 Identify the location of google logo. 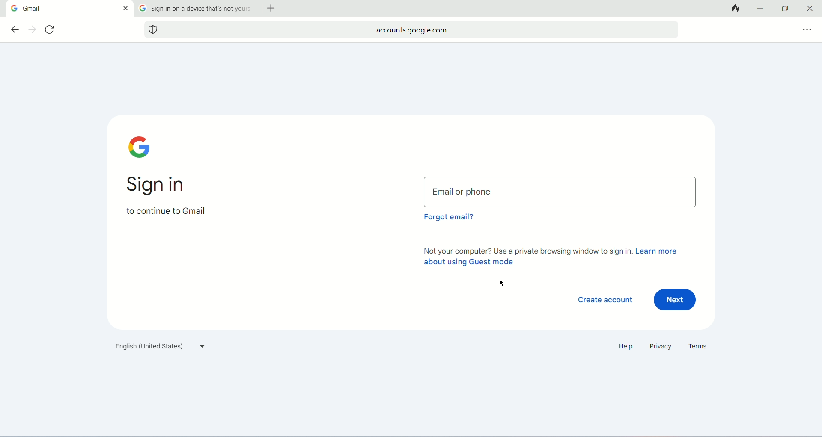
(14, 8).